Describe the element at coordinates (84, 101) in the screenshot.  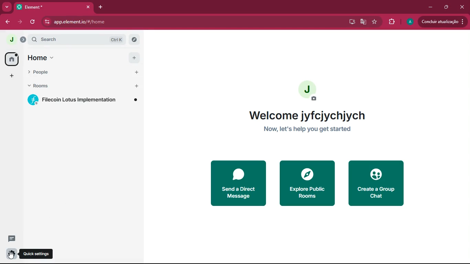
I see `filecoin lotus implementation` at that location.